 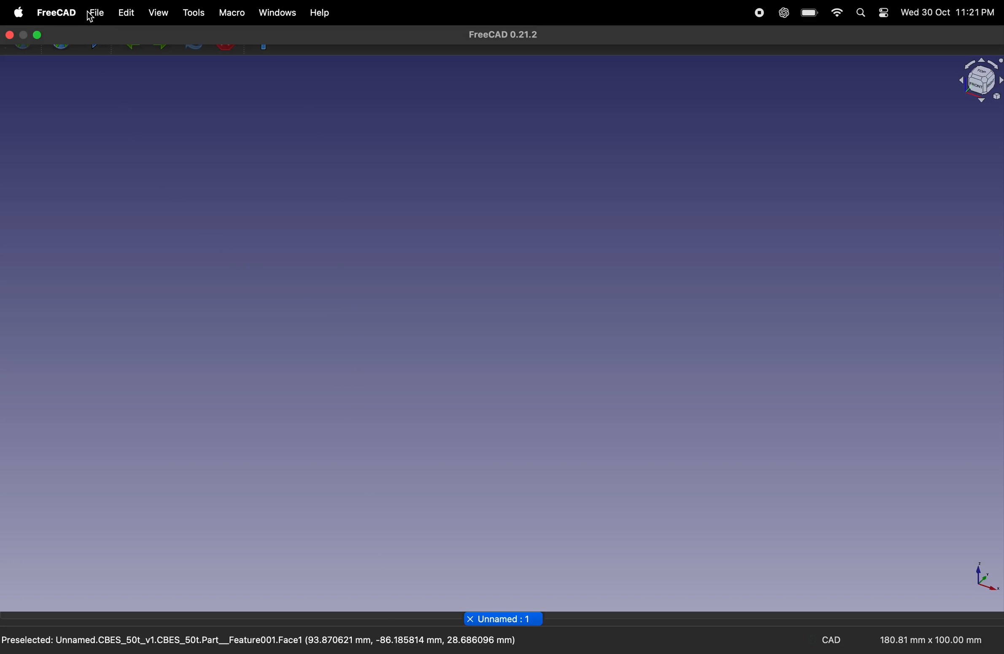 I want to click on free cad, so click(x=55, y=13).